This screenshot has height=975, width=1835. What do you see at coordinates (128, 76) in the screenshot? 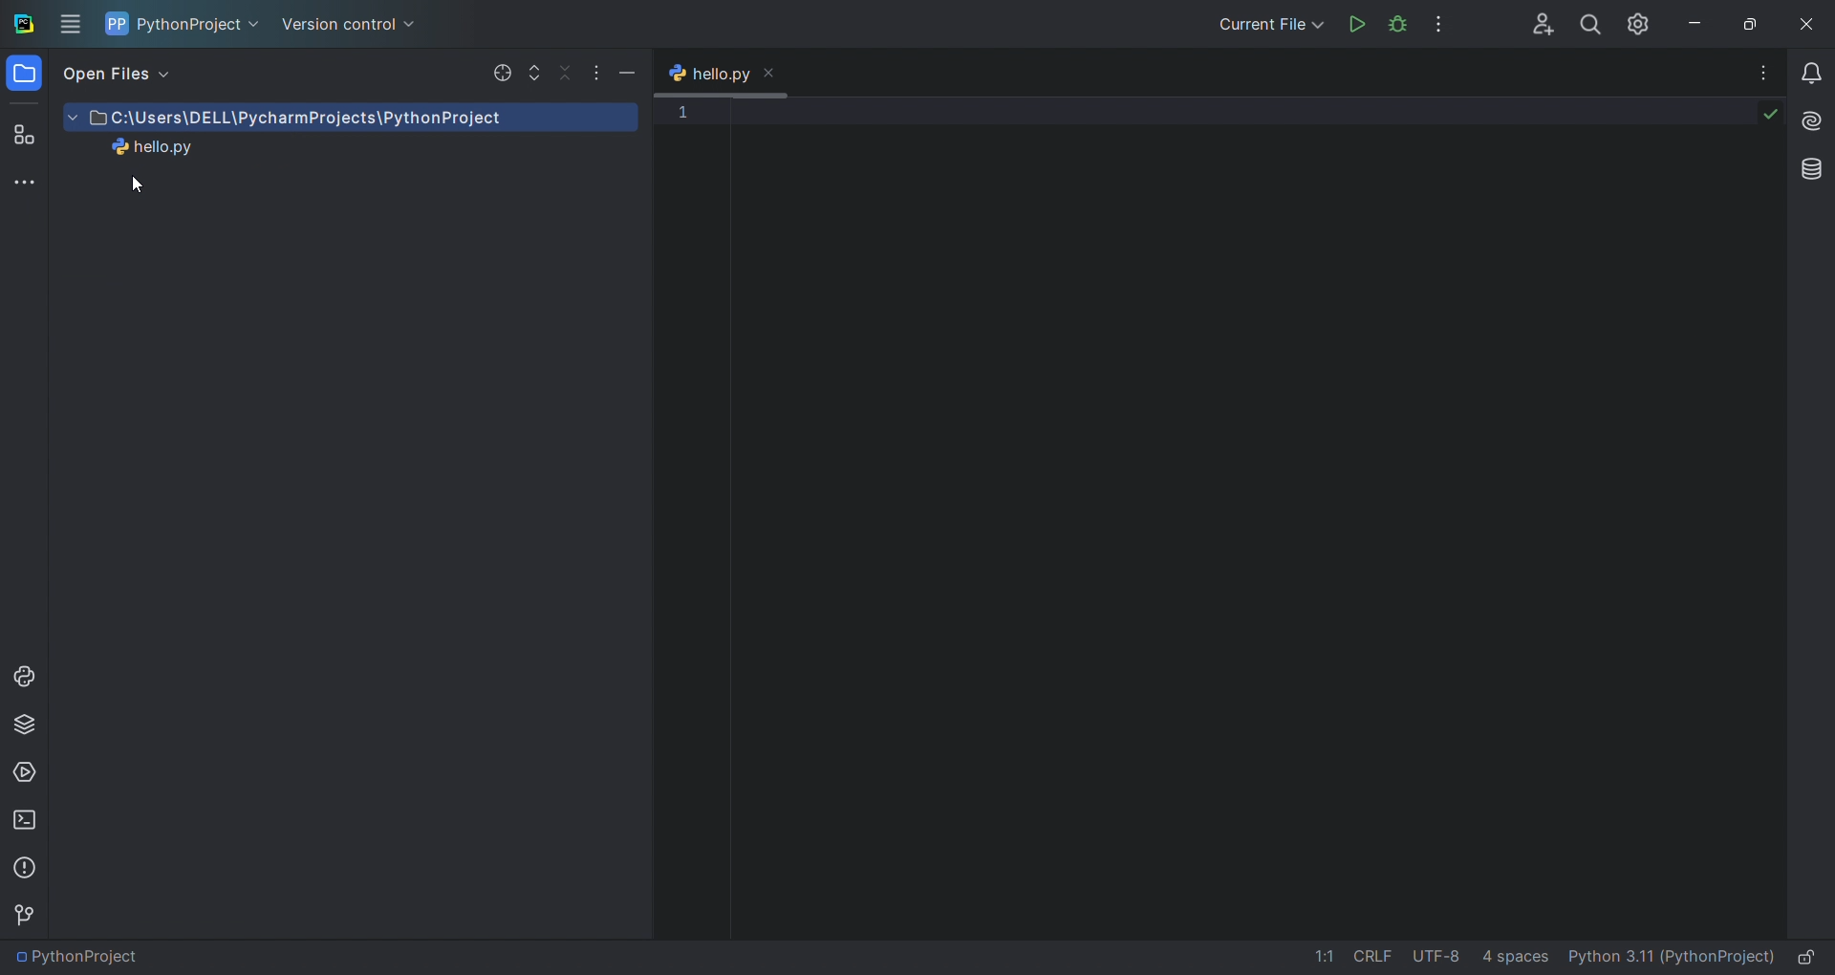
I see `open files view` at bounding box center [128, 76].